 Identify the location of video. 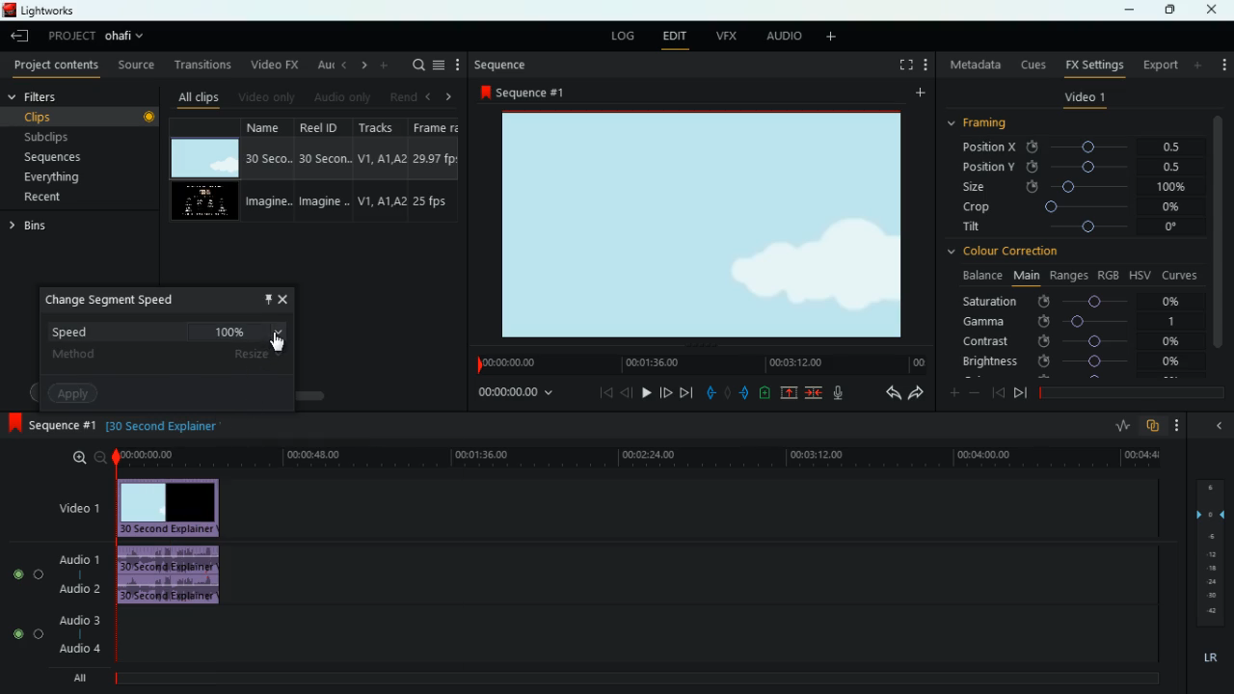
(207, 201).